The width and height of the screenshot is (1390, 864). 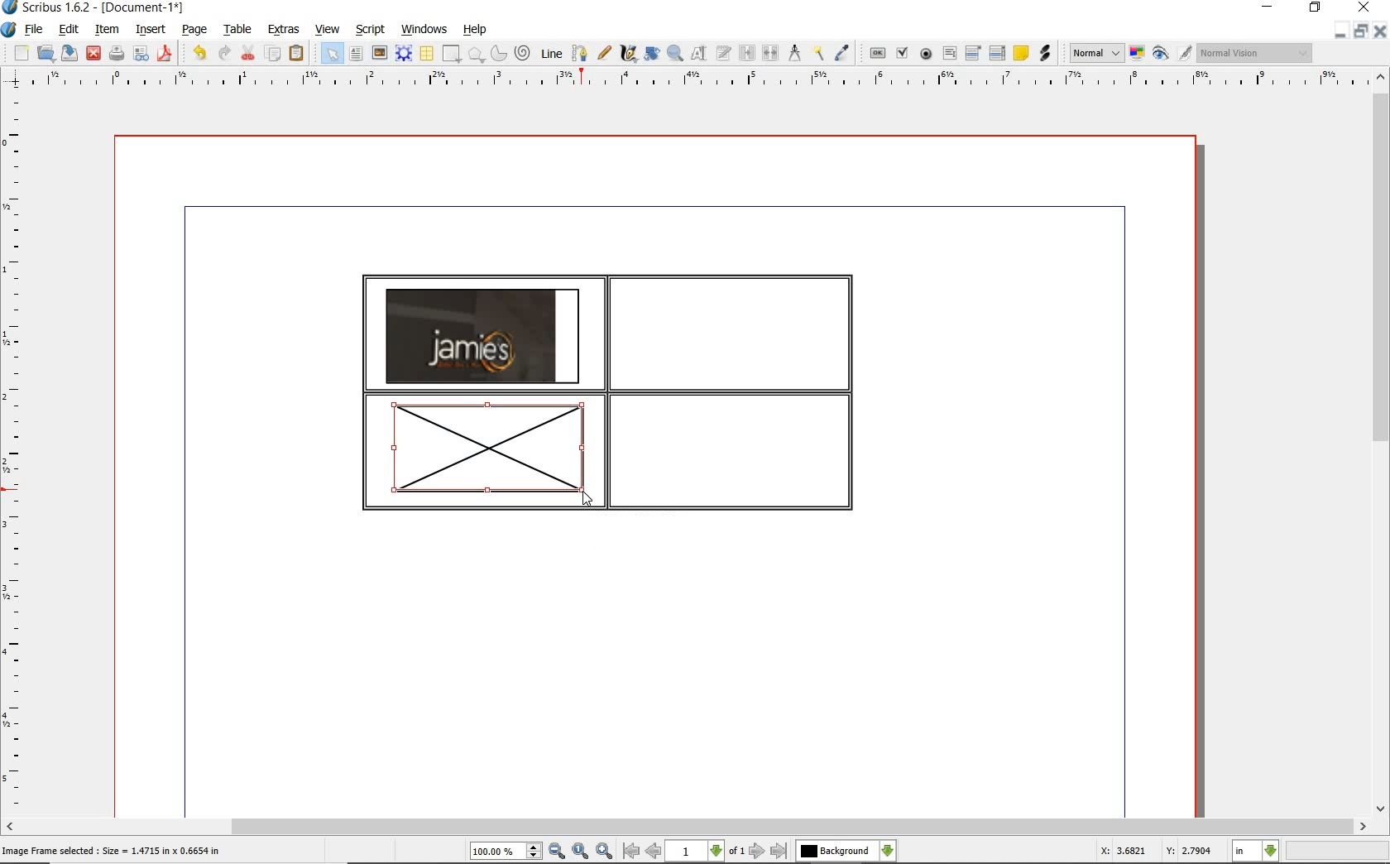 What do you see at coordinates (795, 53) in the screenshot?
I see `measurements` at bounding box center [795, 53].